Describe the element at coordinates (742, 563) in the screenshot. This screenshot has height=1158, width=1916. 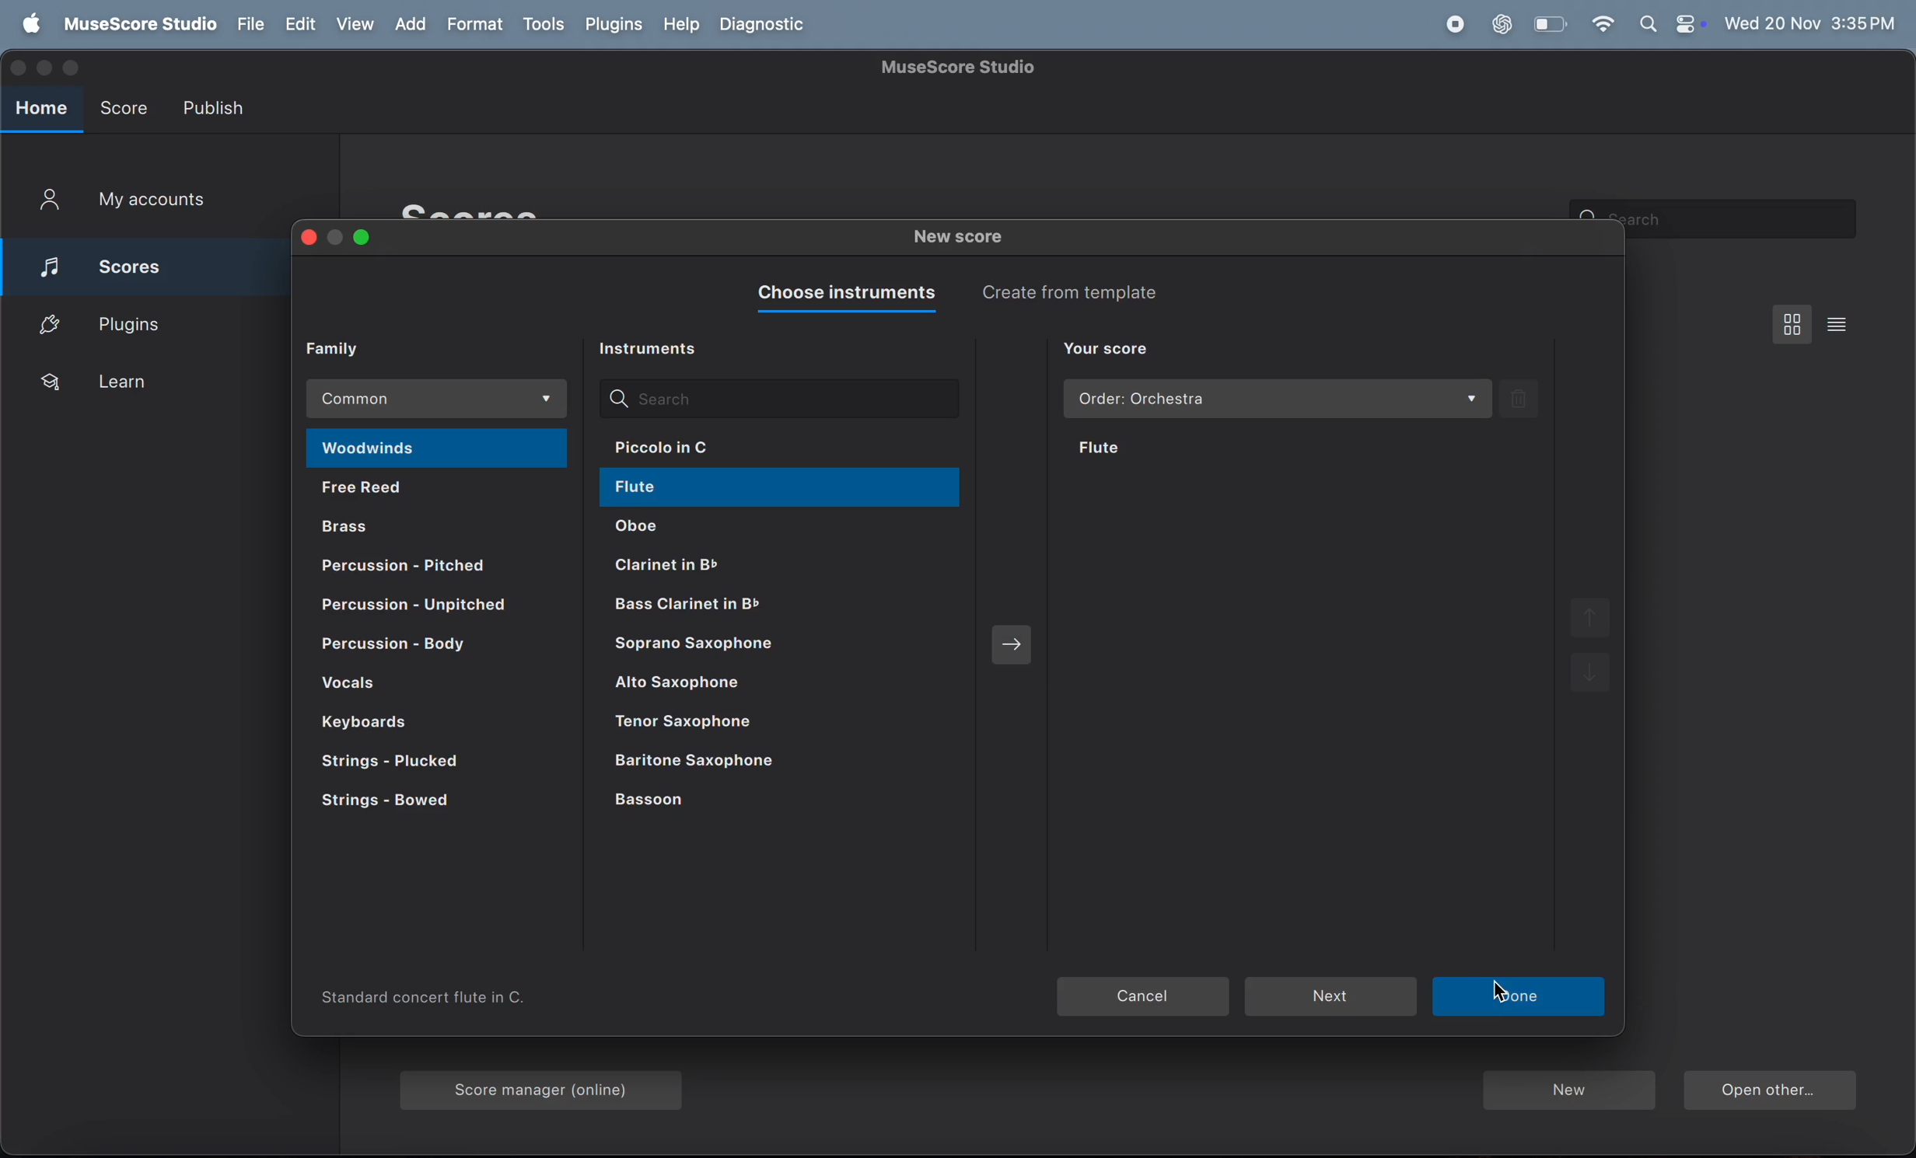
I see `clarinet` at that location.